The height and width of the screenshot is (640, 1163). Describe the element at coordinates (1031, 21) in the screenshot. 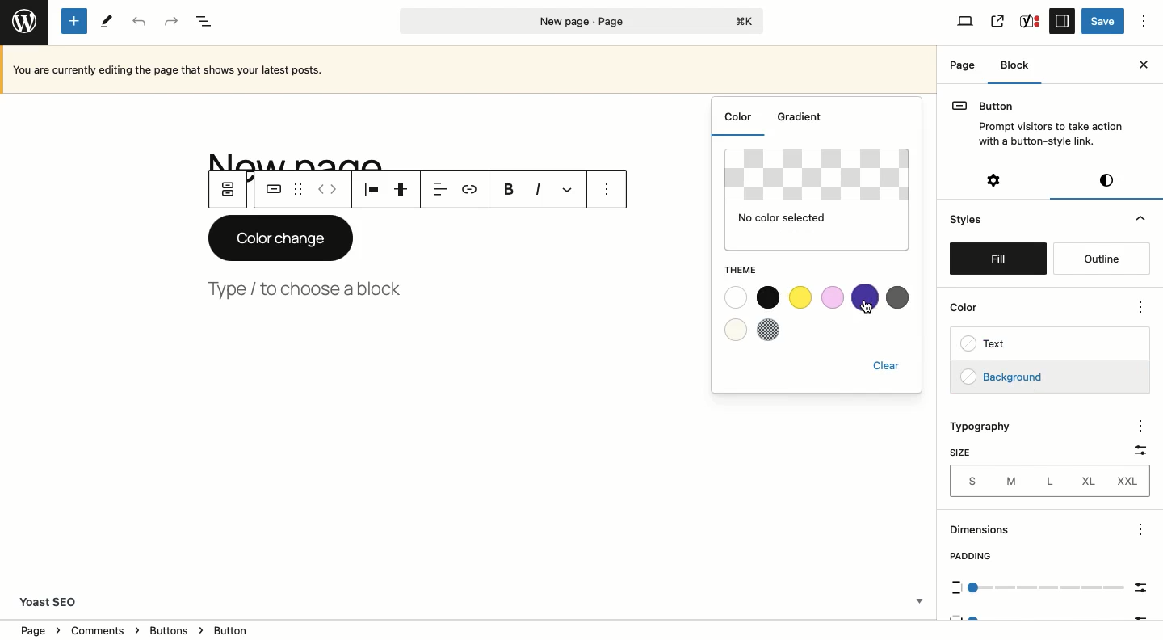

I see `SEO` at that location.